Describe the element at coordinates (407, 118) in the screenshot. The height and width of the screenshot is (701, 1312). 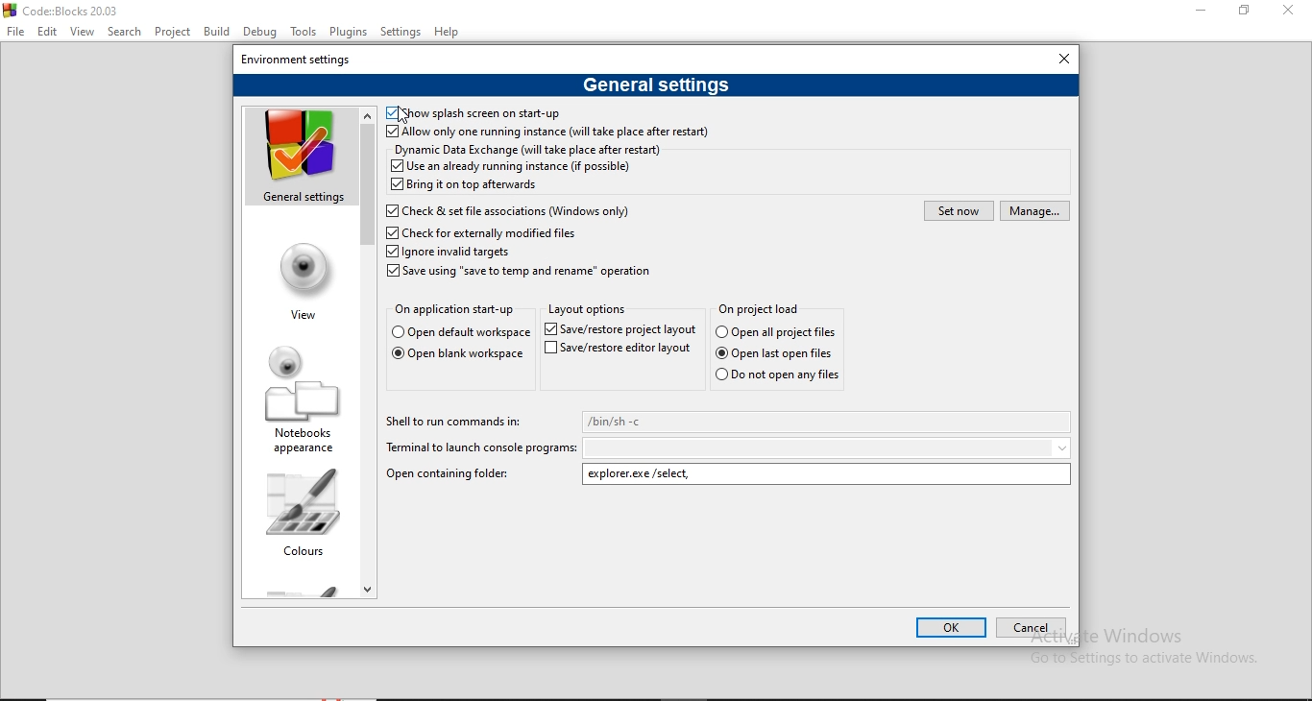
I see `Cursor ` at that location.